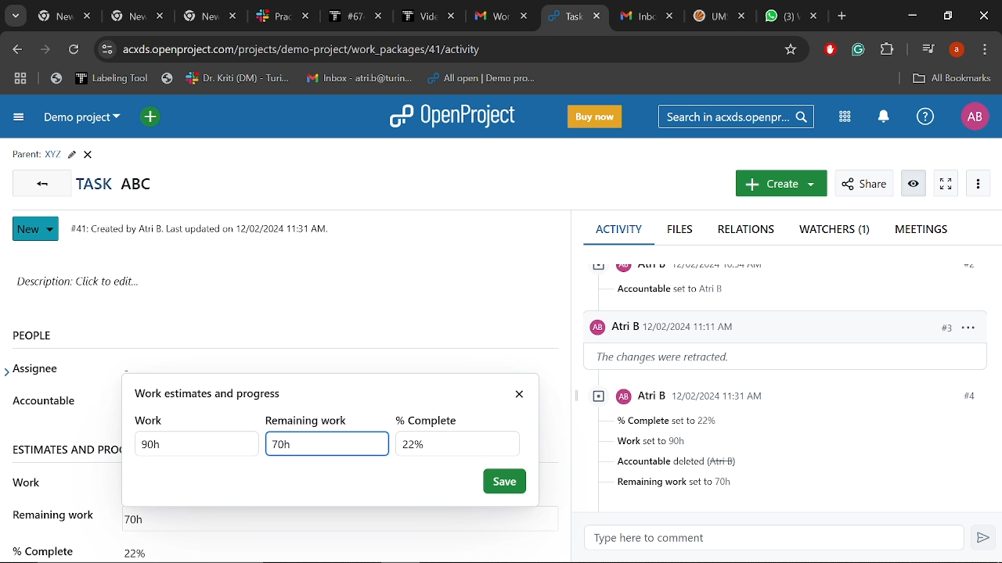 The width and height of the screenshot is (1002, 563). What do you see at coordinates (860, 52) in the screenshot?
I see `Grmmarly` at bounding box center [860, 52].